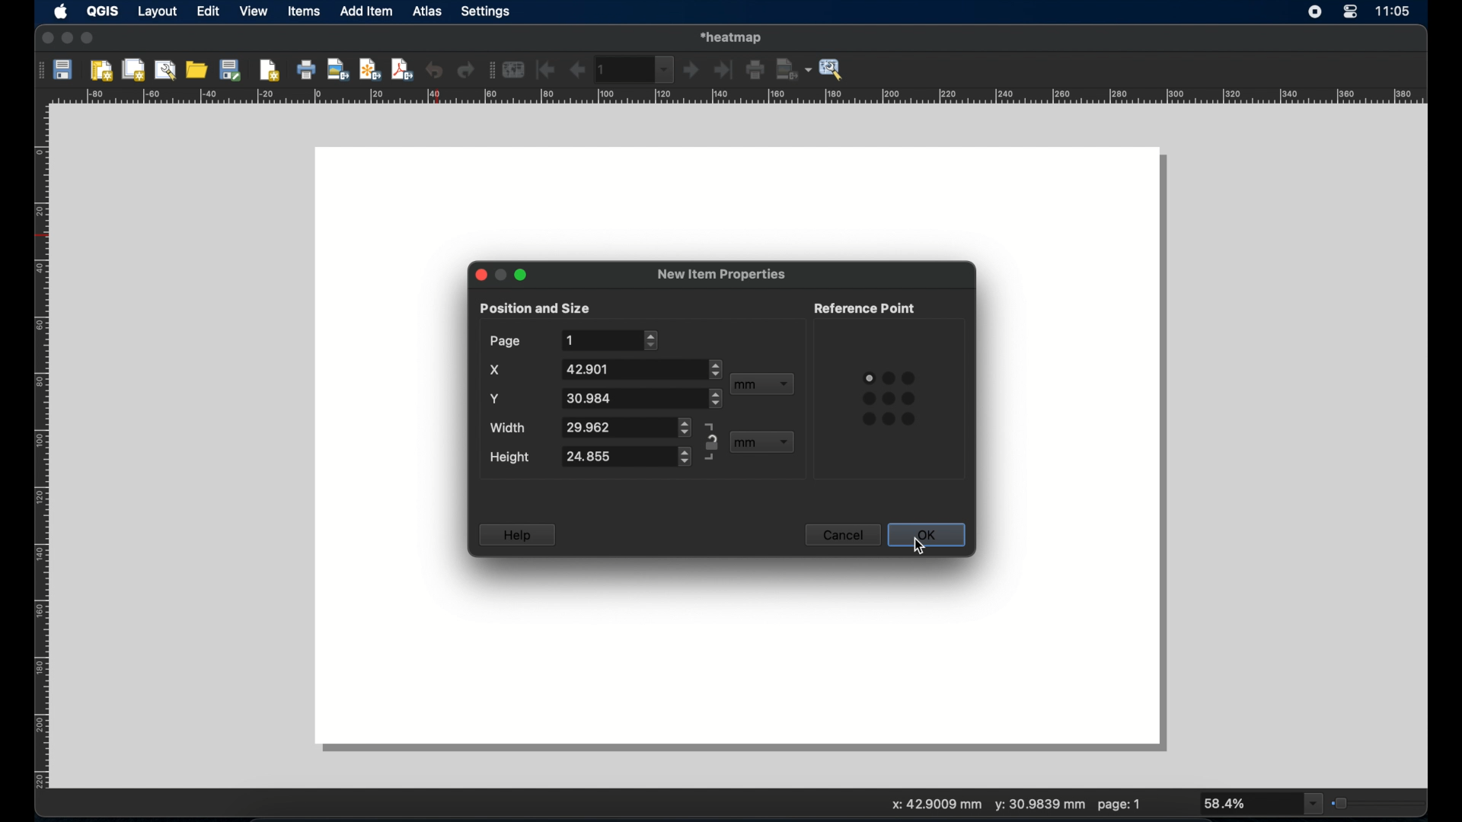  I want to click on X stepper button, so click(640, 368).